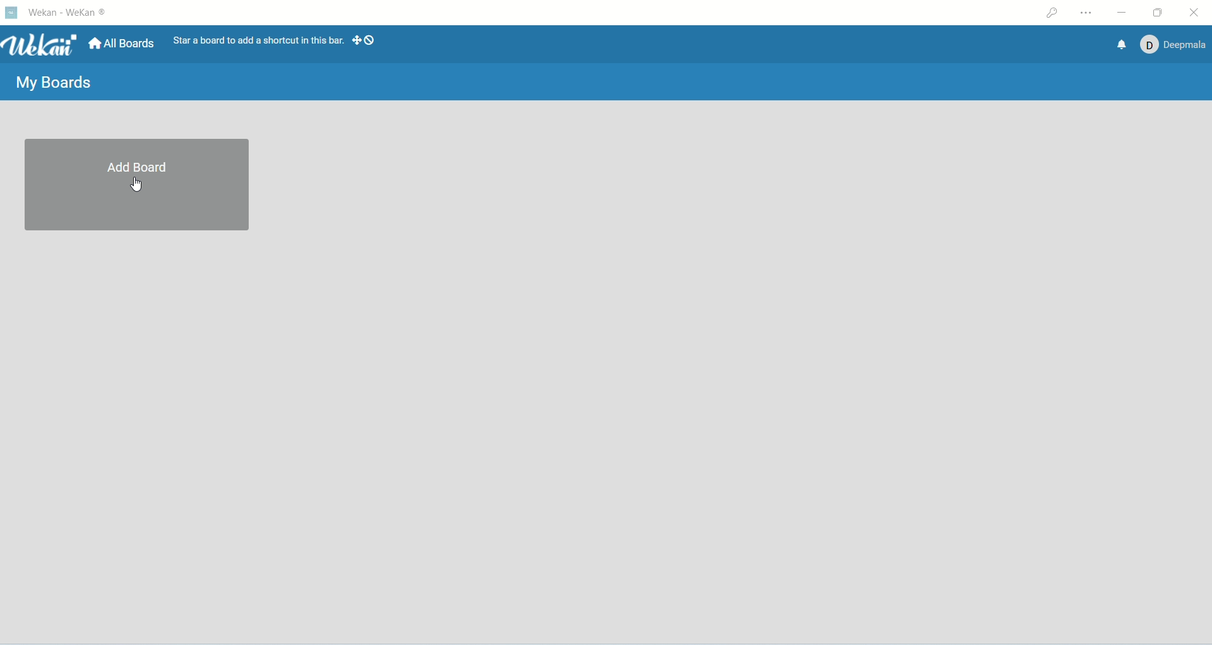 Image resolution: width=1212 pixels, height=645 pixels. I want to click on account details, so click(1171, 44).